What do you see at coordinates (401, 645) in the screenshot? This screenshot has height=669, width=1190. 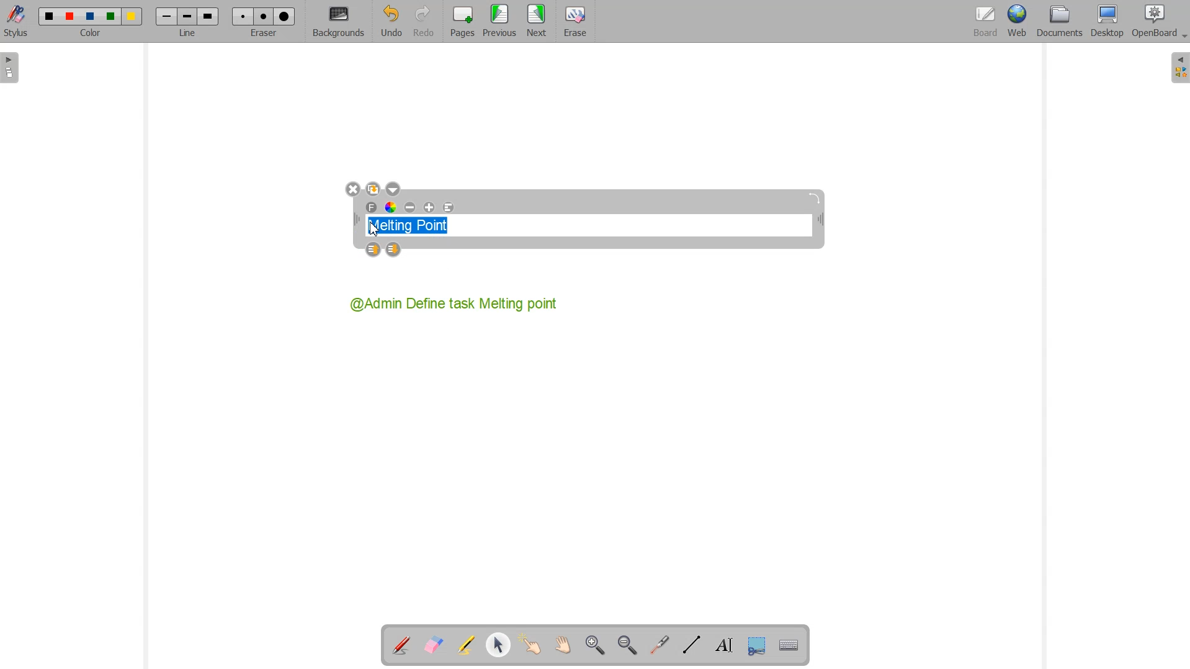 I see `Annotate Document` at bounding box center [401, 645].